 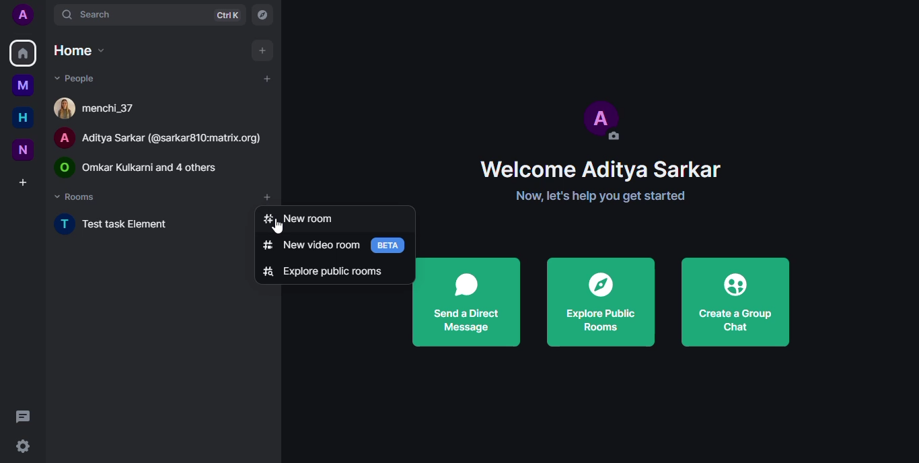 I want to click on , so click(x=244, y=196).